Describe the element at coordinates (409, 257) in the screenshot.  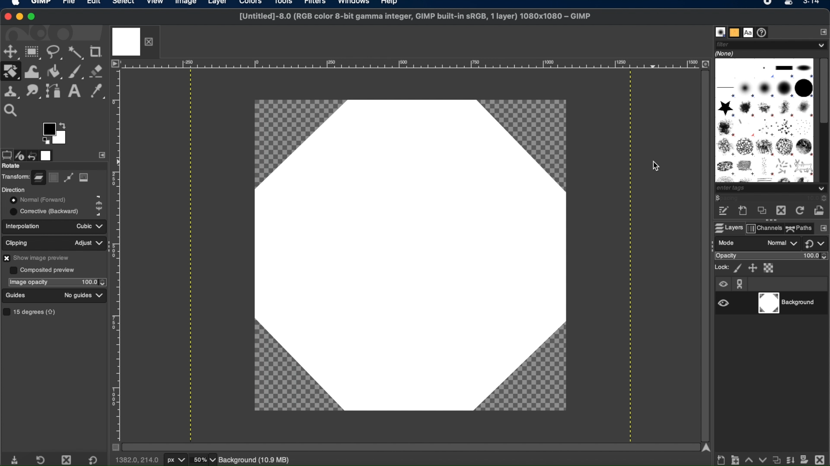
I see `canvas` at that location.